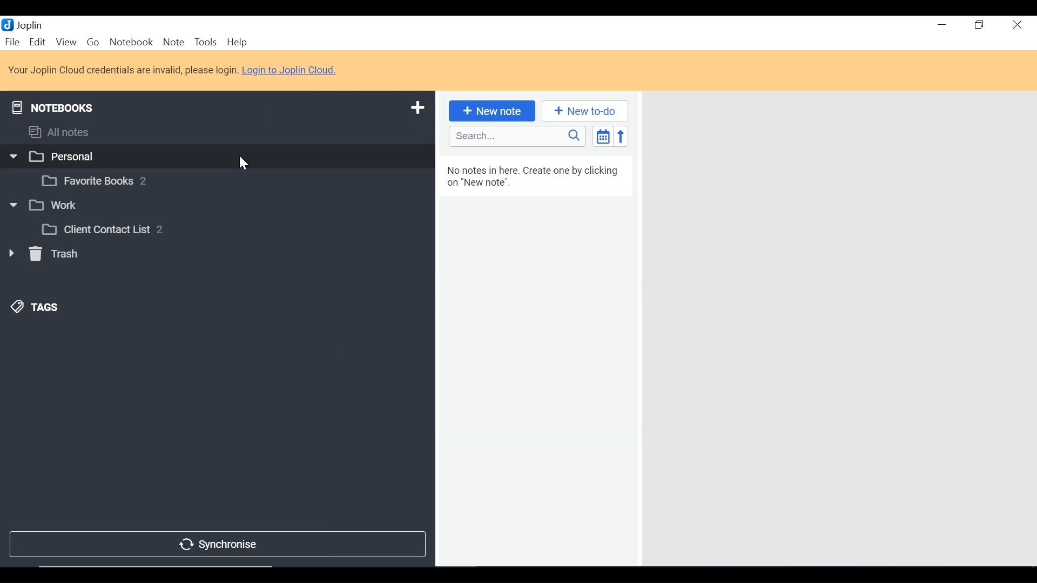 Image resolution: width=1037 pixels, height=583 pixels. Describe the element at coordinates (237, 43) in the screenshot. I see `Help` at that location.